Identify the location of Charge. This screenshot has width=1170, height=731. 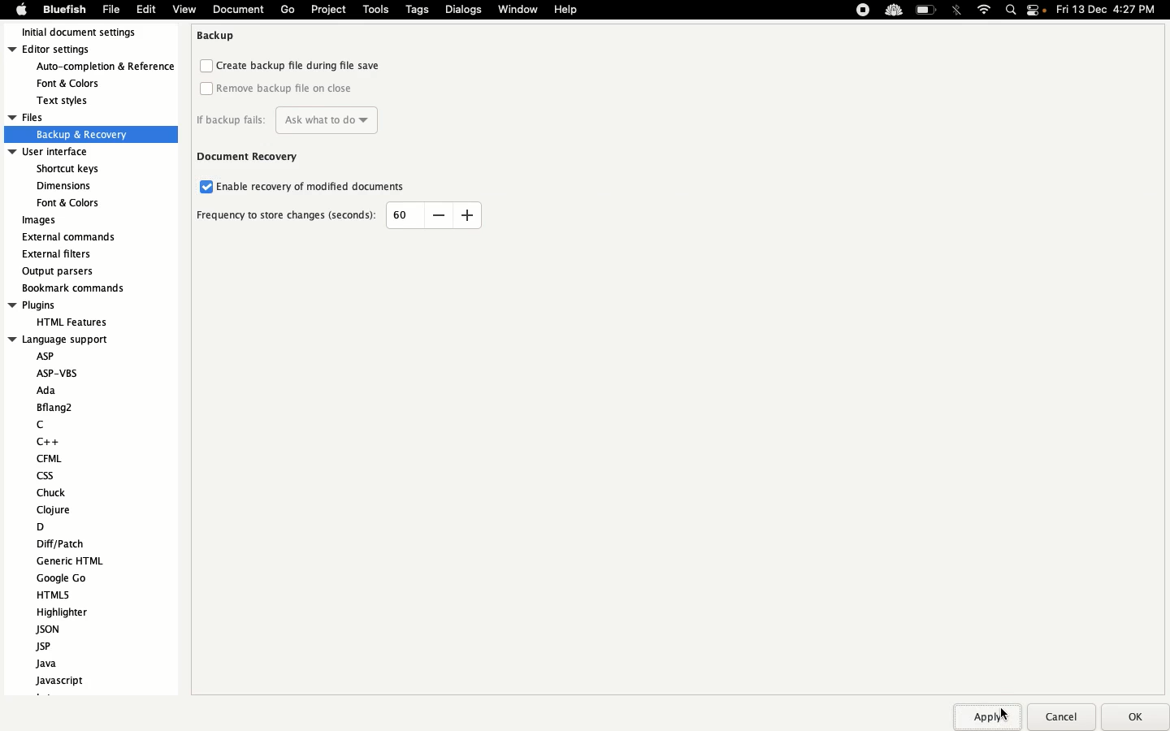
(927, 10).